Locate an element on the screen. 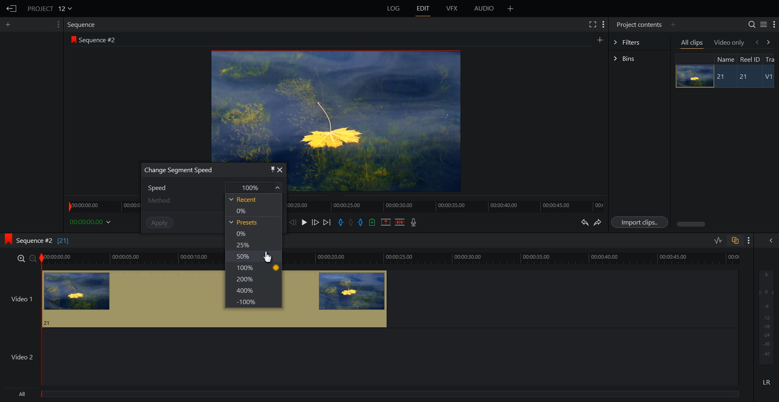 Image resolution: width=779 pixels, height=402 pixels. logo is located at coordinates (6, 238).